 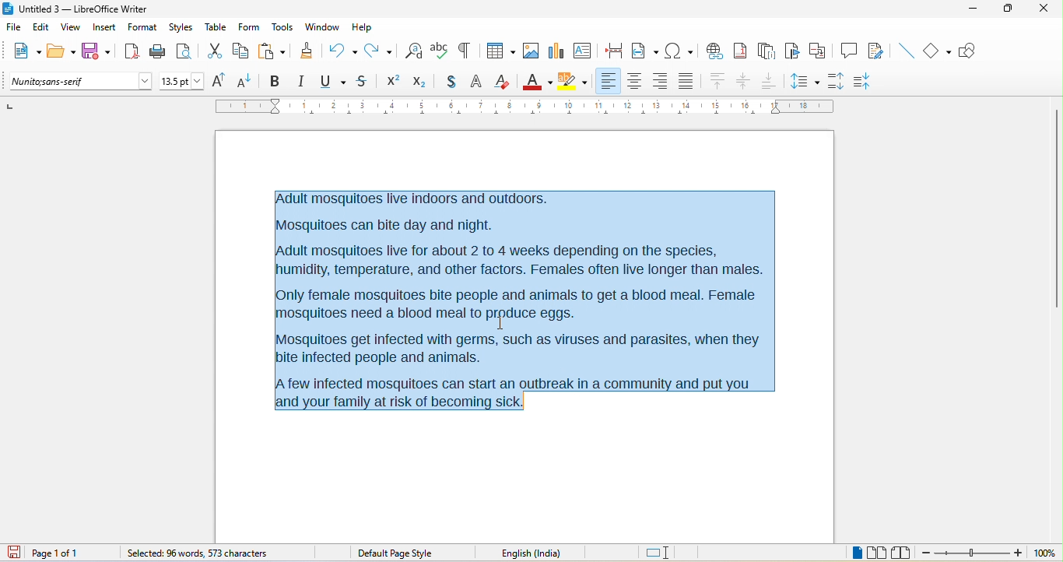 What do you see at coordinates (850, 51) in the screenshot?
I see `comment` at bounding box center [850, 51].